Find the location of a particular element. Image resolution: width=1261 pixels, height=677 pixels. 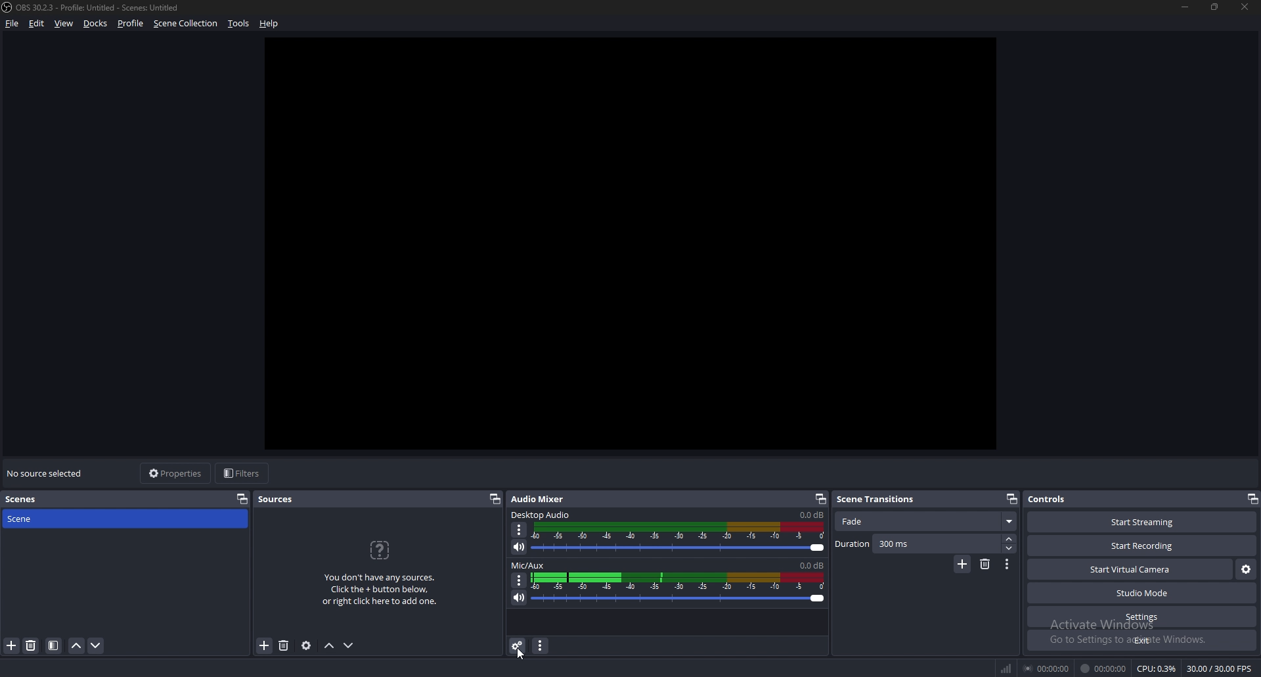

move scene up is located at coordinates (77, 646).